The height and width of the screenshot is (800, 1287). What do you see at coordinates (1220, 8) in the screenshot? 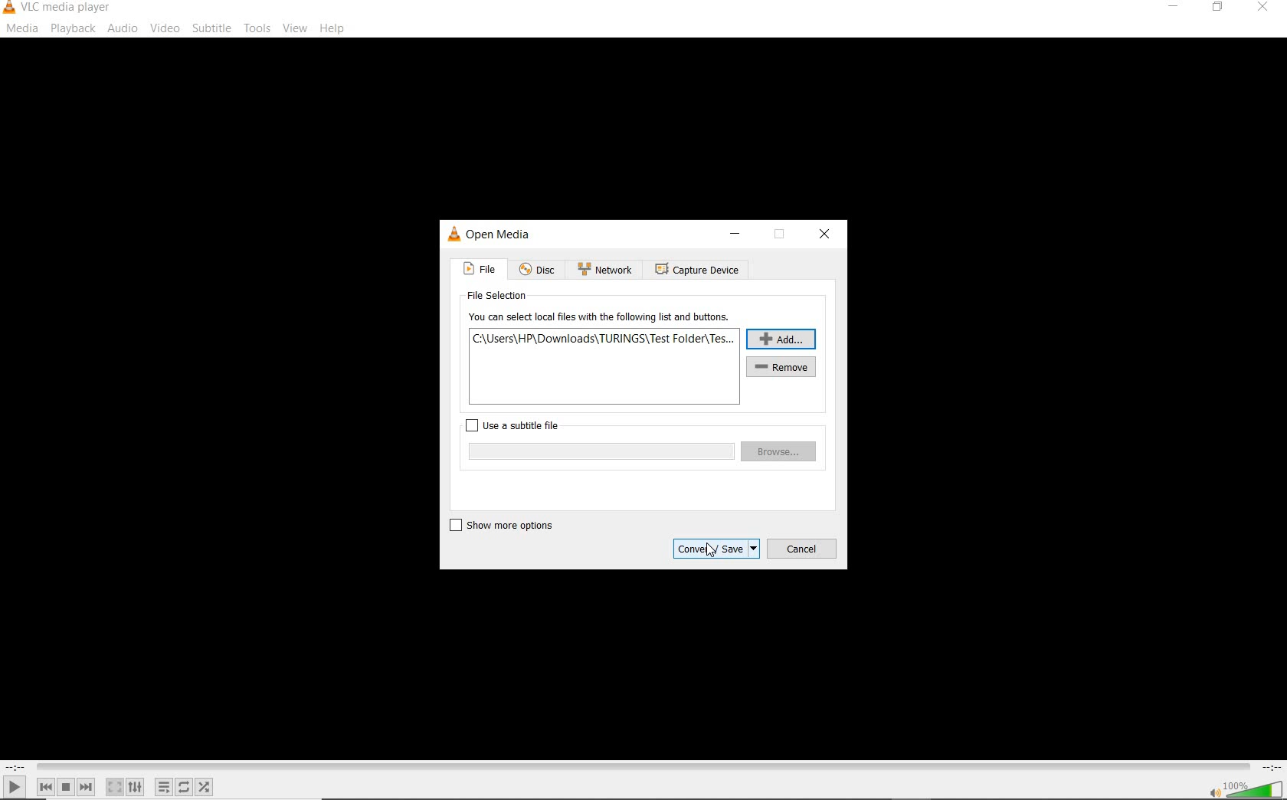
I see `restore down` at bounding box center [1220, 8].